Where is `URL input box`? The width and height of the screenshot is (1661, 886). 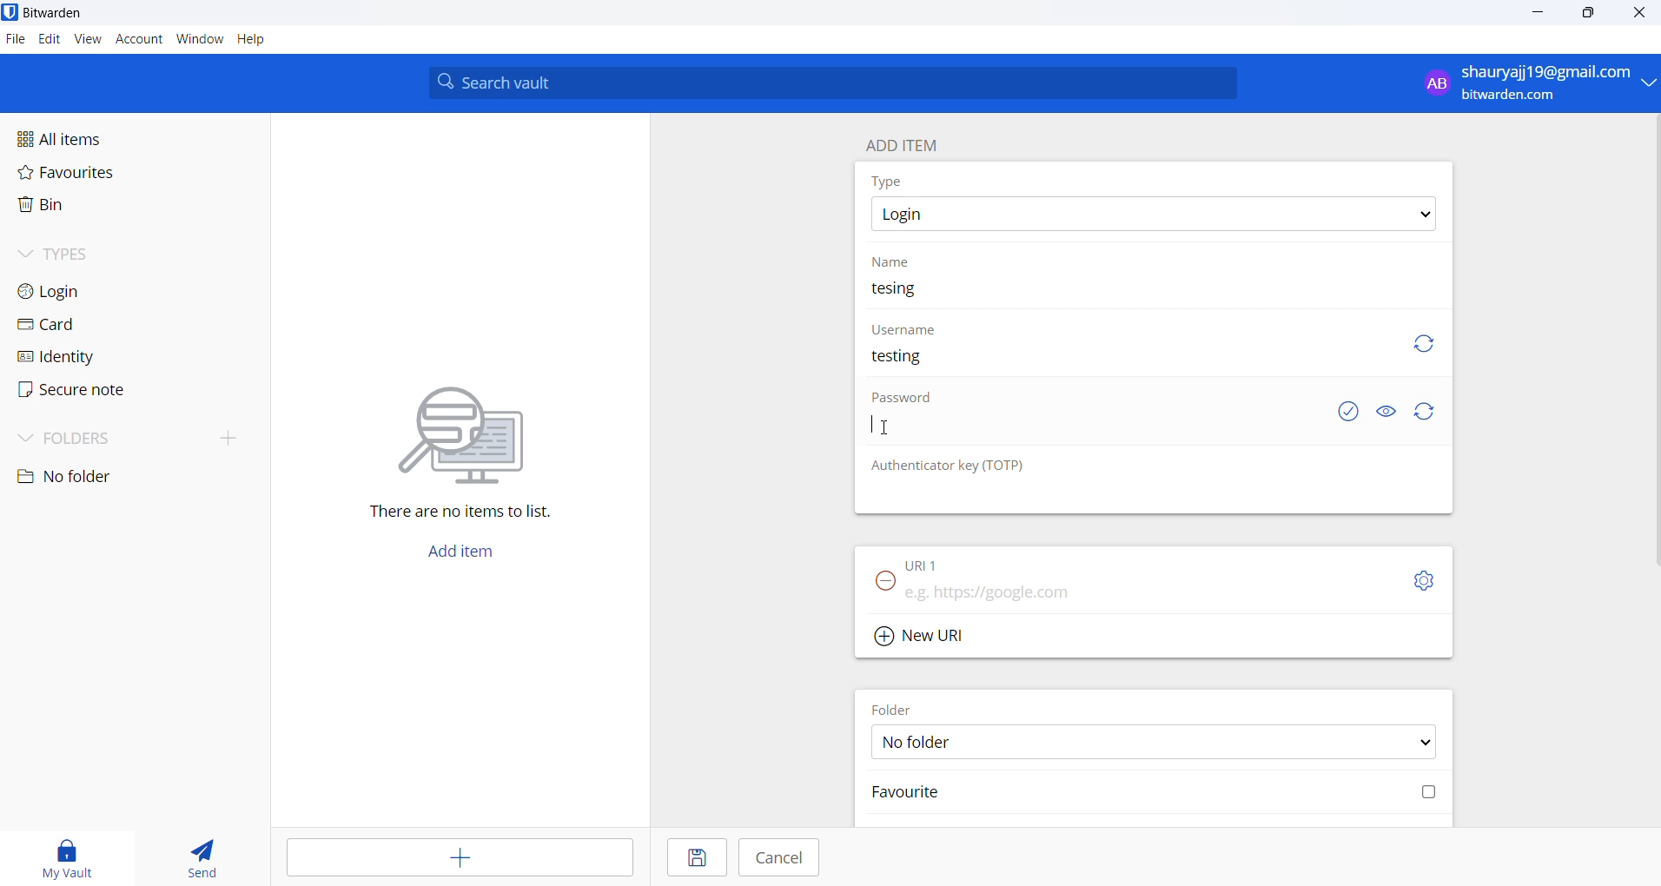 URL input box is located at coordinates (1148, 587).